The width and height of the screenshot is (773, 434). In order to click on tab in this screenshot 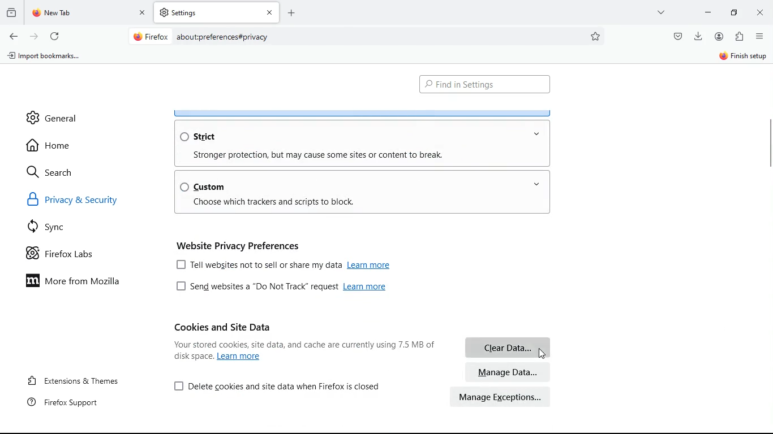, I will do `click(217, 12)`.